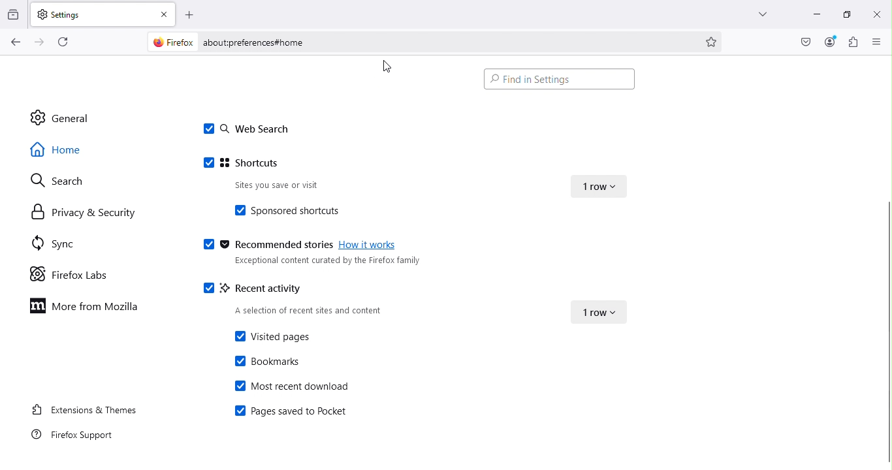 The width and height of the screenshot is (892, 470). I want to click on Pages saved to pocket, so click(290, 413).